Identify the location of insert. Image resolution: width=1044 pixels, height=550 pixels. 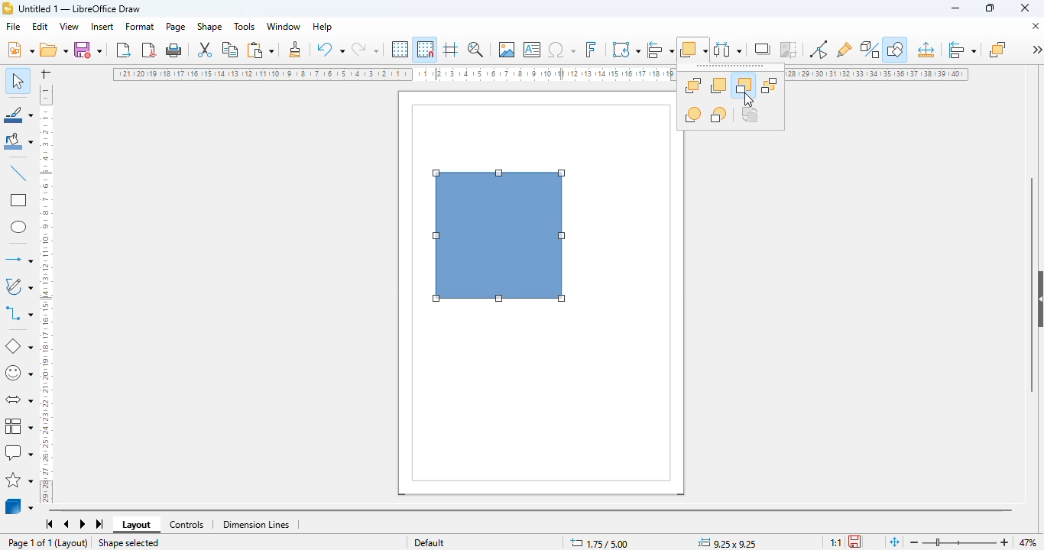
(102, 27).